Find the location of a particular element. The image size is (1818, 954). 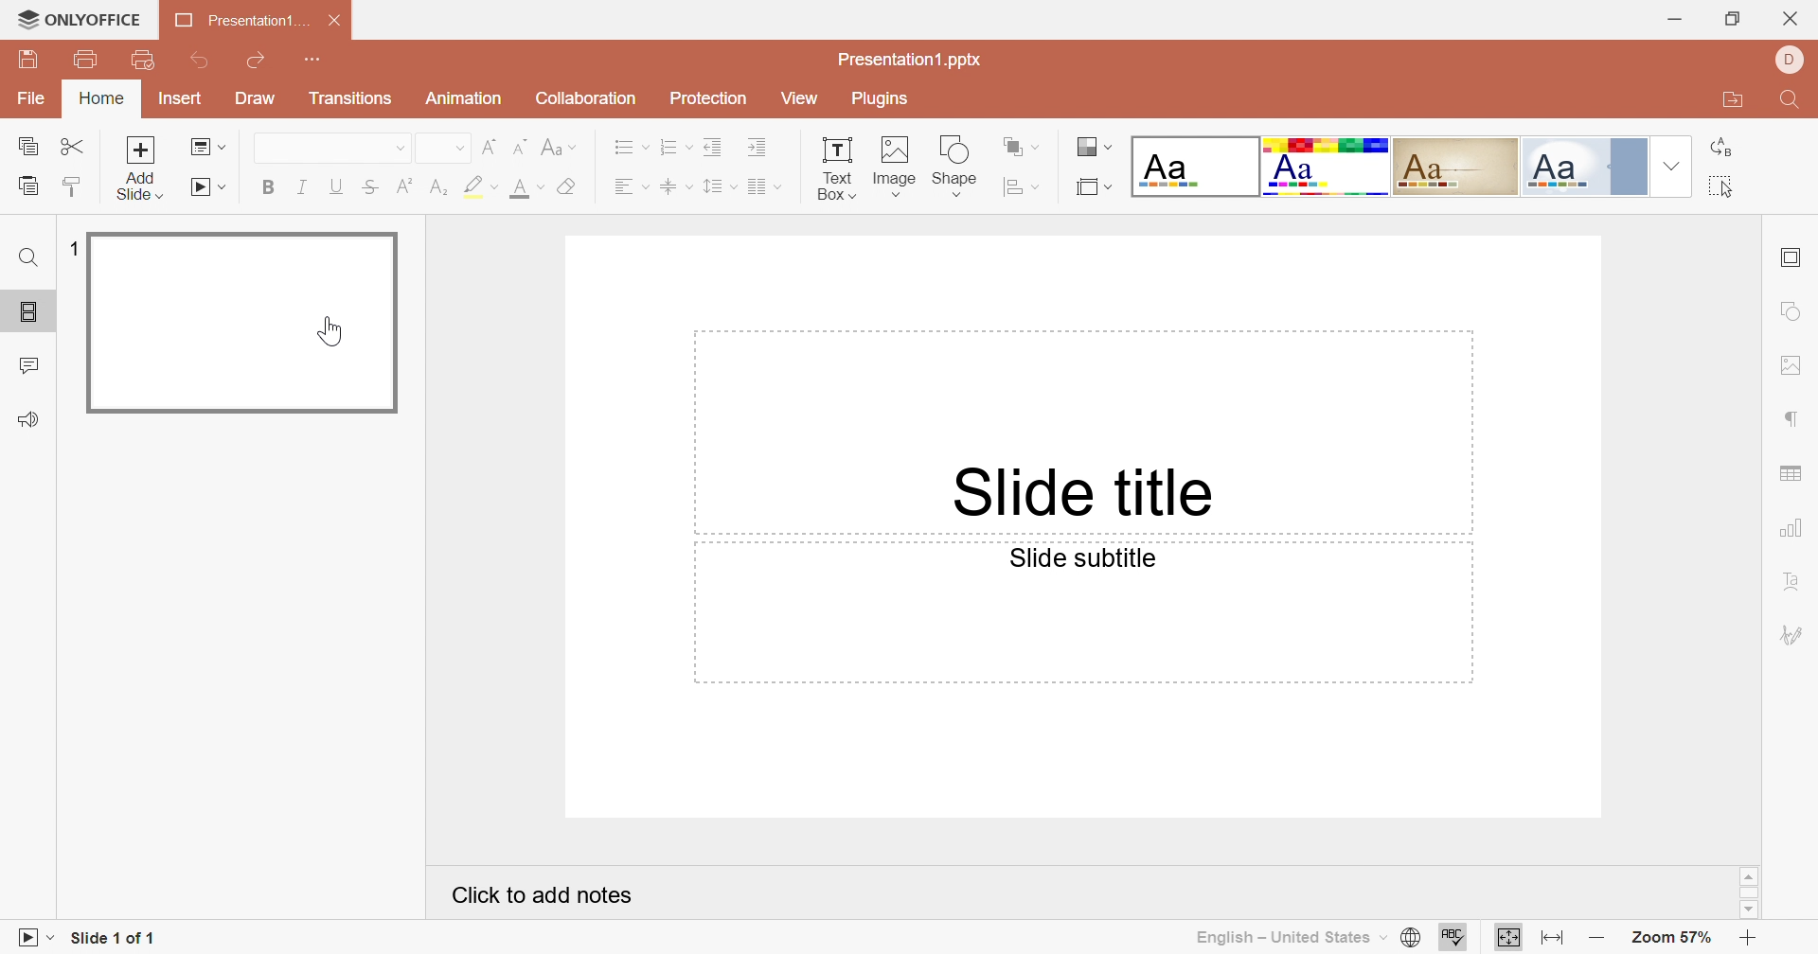

Italic is located at coordinates (304, 187).